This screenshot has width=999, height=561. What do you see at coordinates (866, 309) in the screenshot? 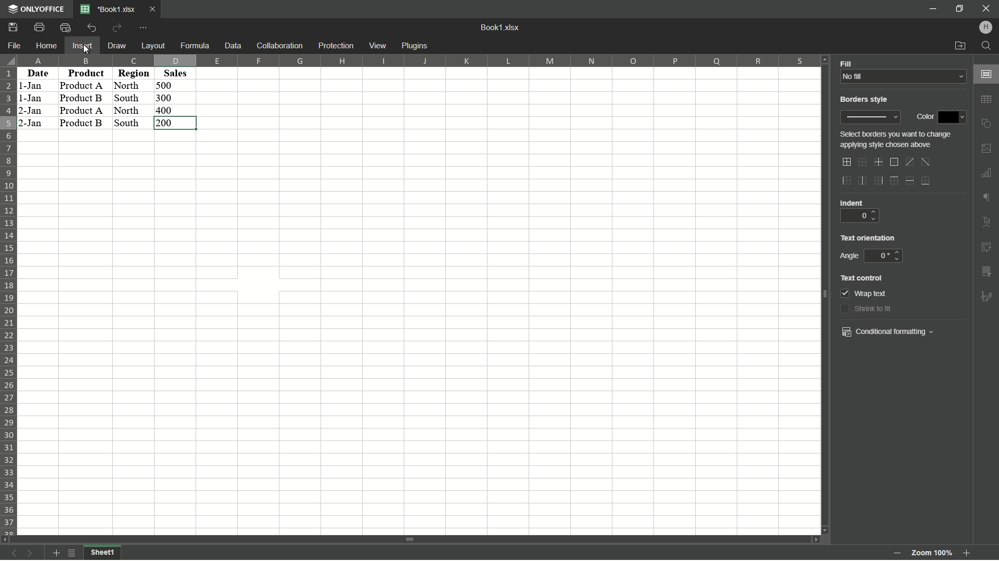
I see `shrink to fit` at bounding box center [866, 309].